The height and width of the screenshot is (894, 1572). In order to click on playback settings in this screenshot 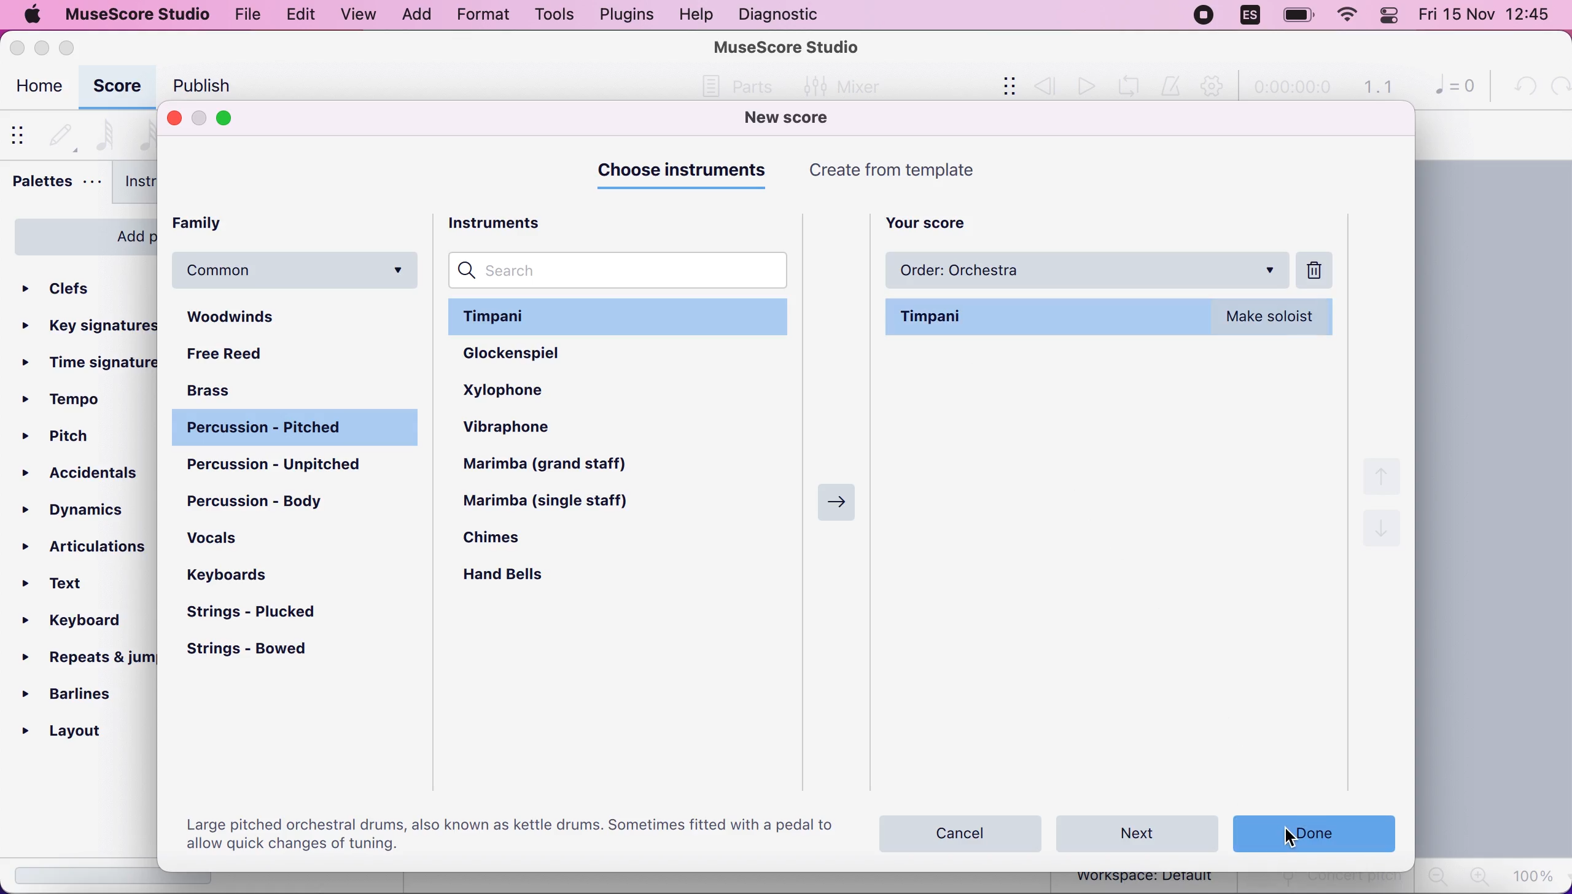, I will do `click(1215, 87)`.